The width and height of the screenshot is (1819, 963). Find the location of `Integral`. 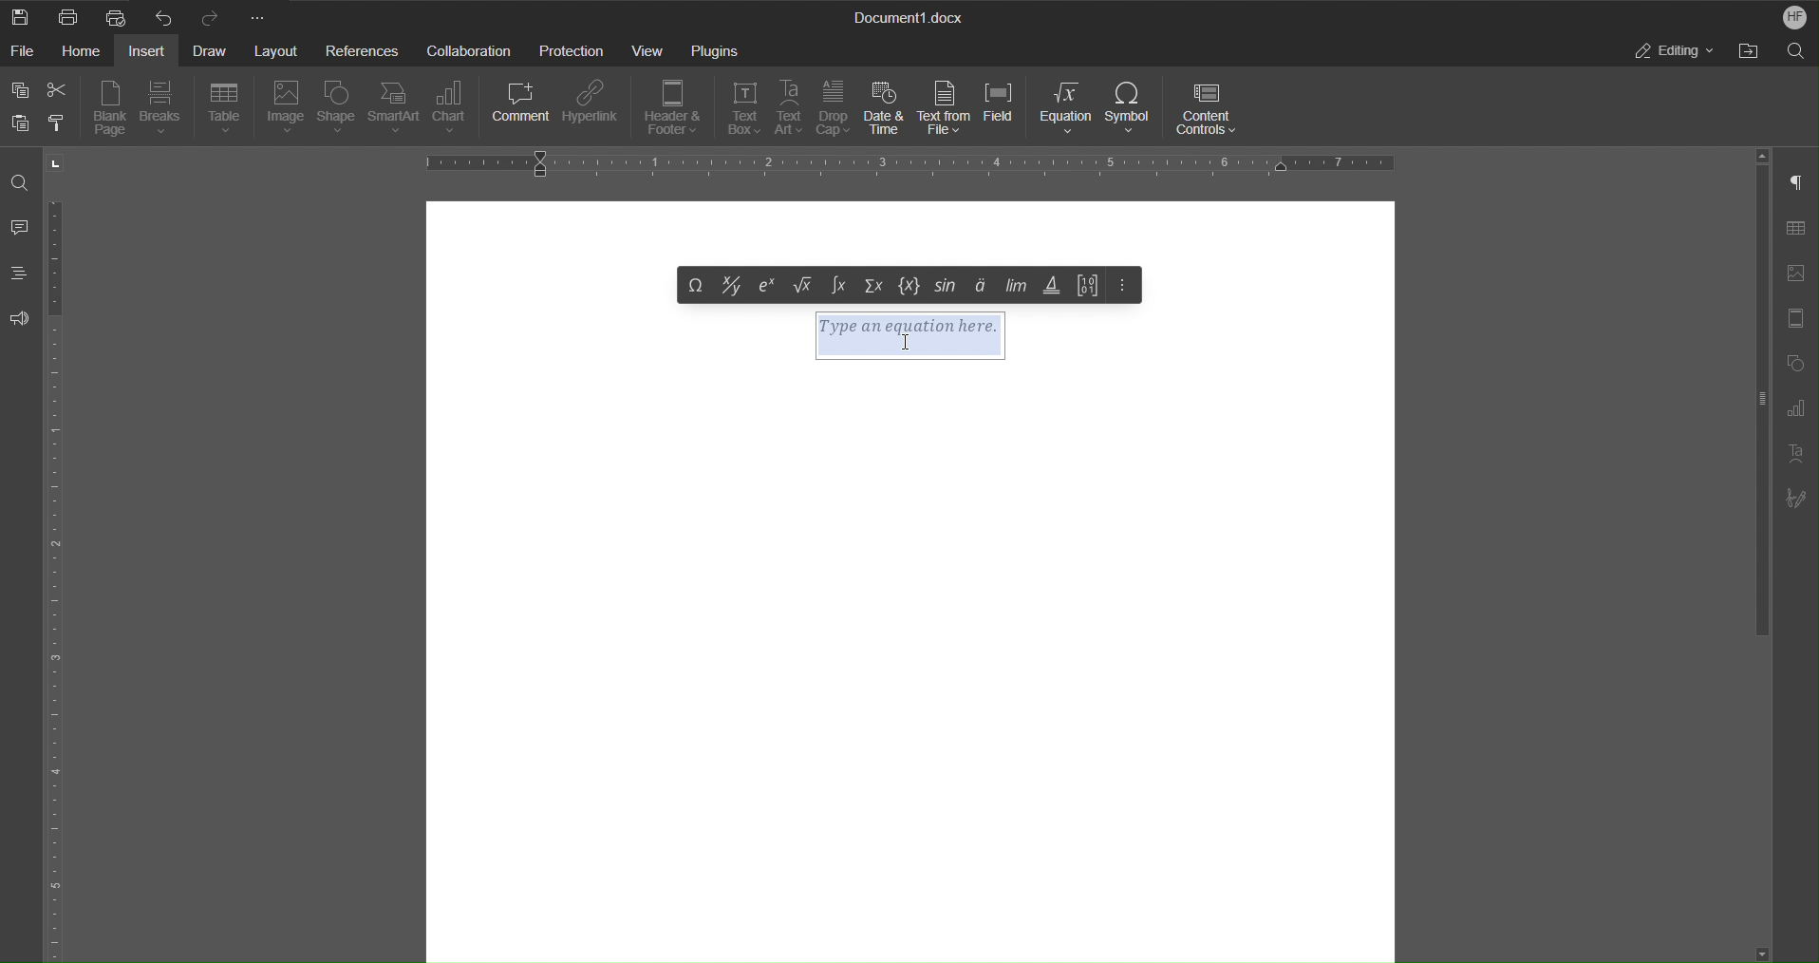

Integral is located at coordinates (837, 285).